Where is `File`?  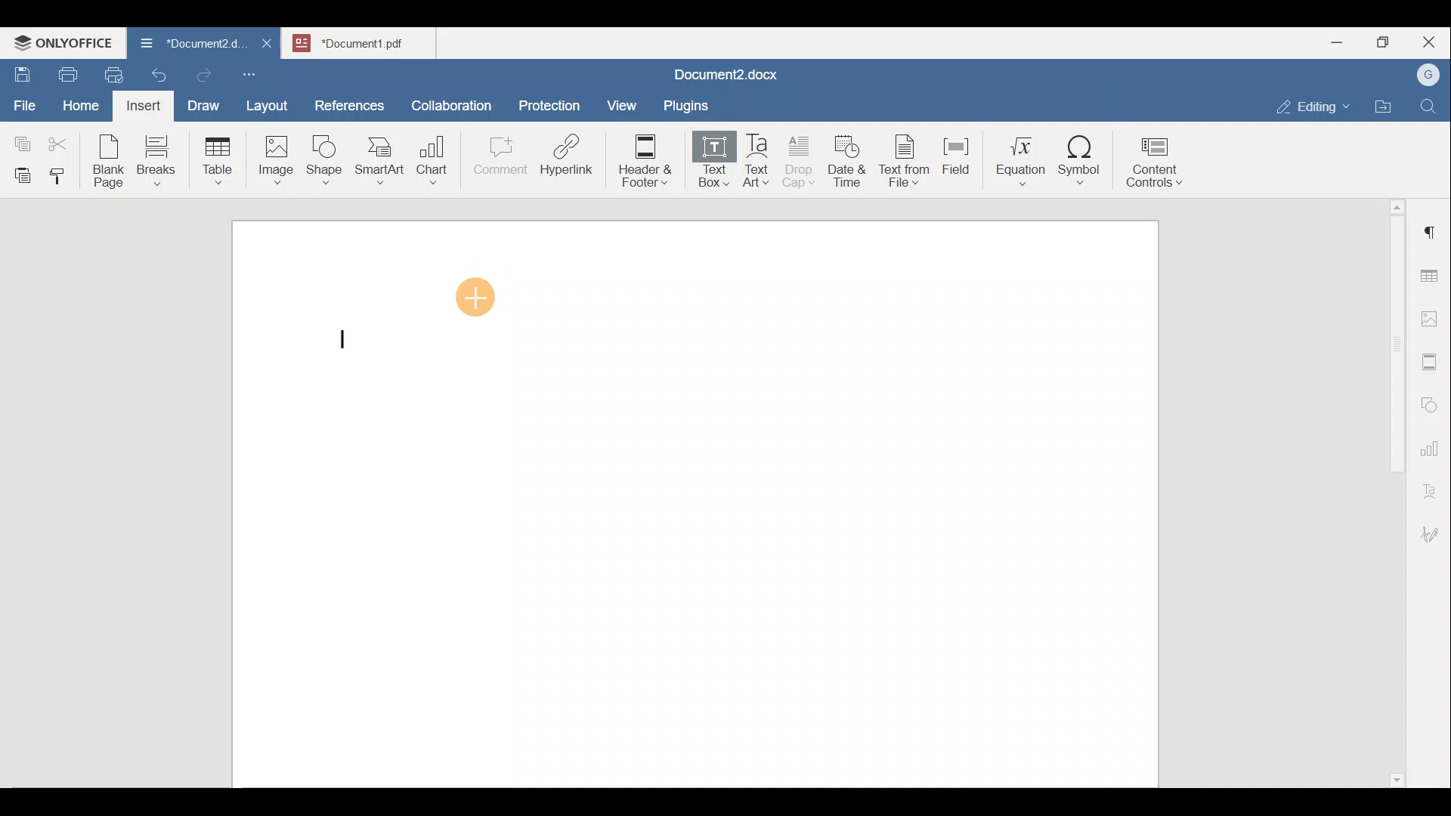 File is located at coordinates (26, 100).